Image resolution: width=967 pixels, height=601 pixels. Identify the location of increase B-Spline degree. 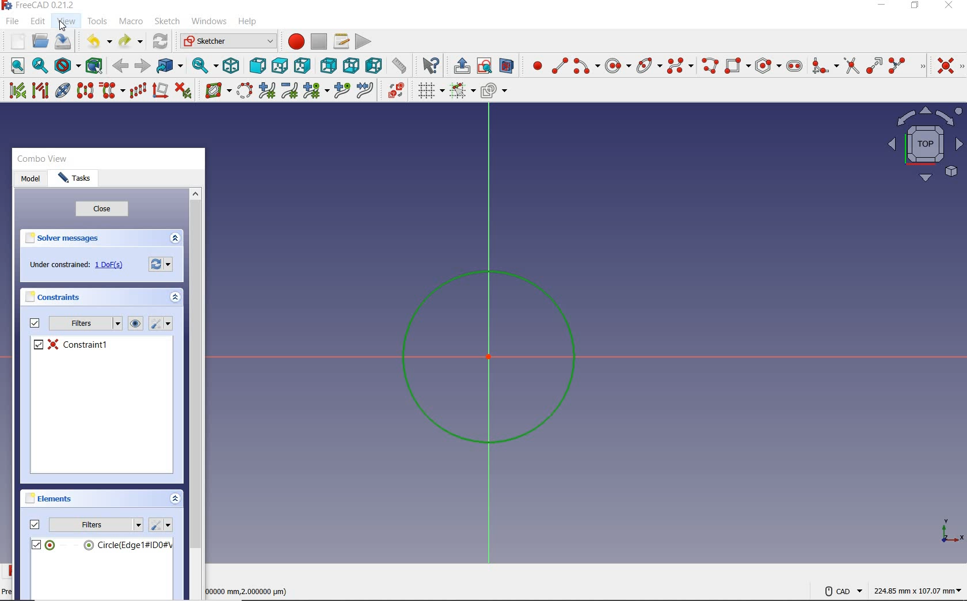
(265, 91).